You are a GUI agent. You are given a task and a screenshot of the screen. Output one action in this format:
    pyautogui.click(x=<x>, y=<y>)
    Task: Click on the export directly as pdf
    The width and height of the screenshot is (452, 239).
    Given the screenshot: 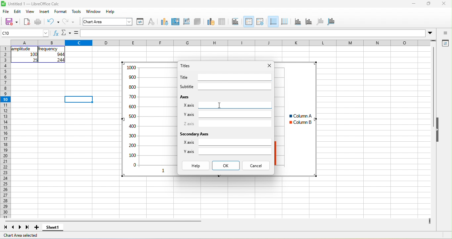 What is the action you would take?
    pyautogui.click(x=27, y=22)
    